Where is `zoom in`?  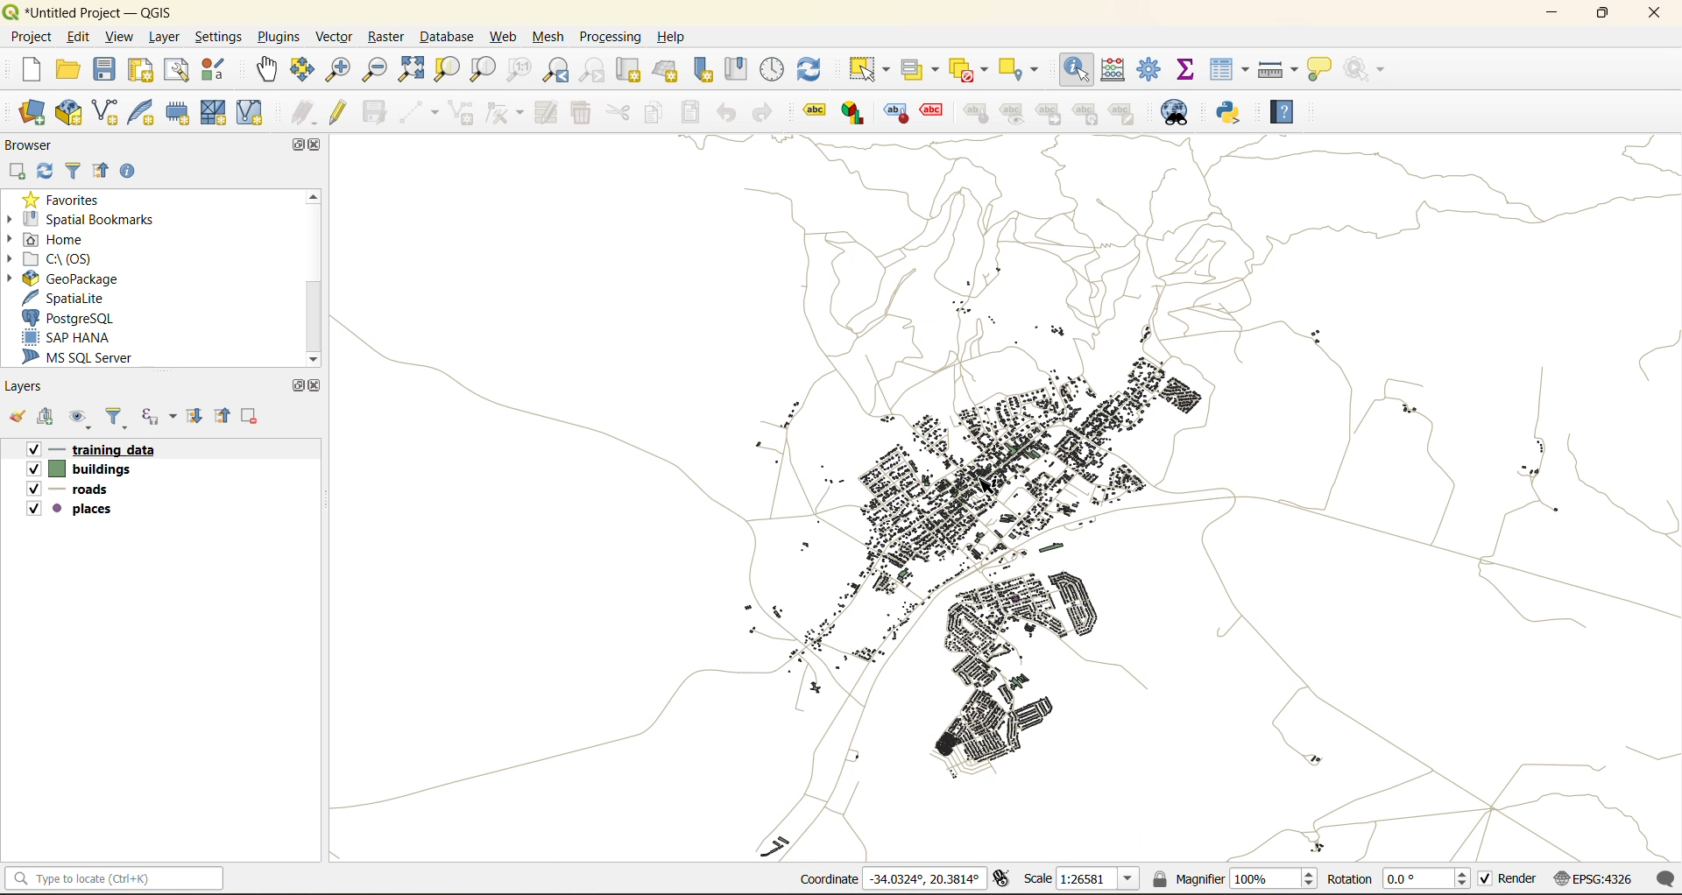
zoom in is located at coordinates (336, 68).